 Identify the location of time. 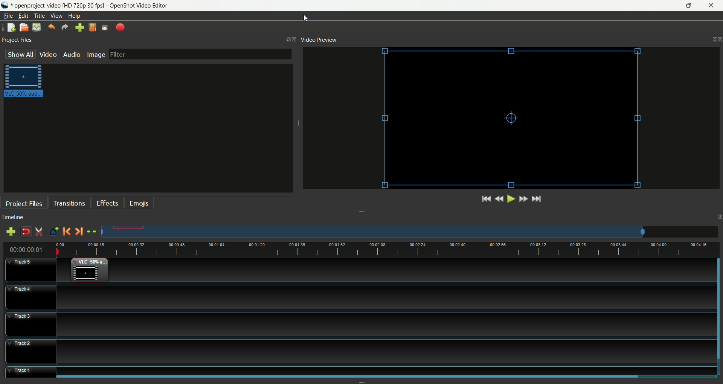
(27, 250).